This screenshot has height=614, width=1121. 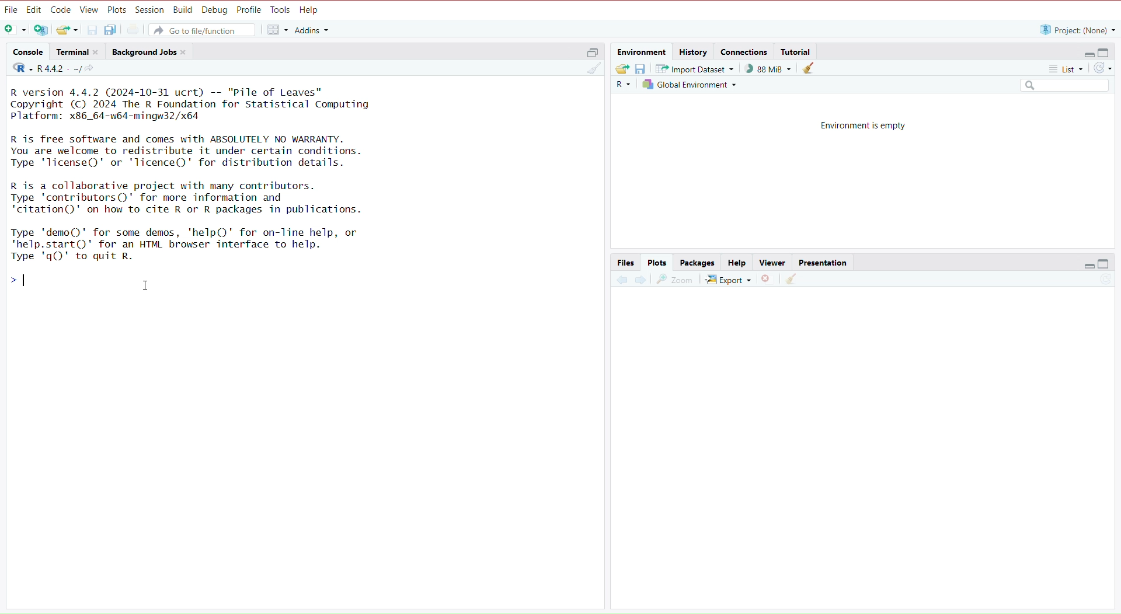 I want to click on Save all open files, so click(x=110, y=30).